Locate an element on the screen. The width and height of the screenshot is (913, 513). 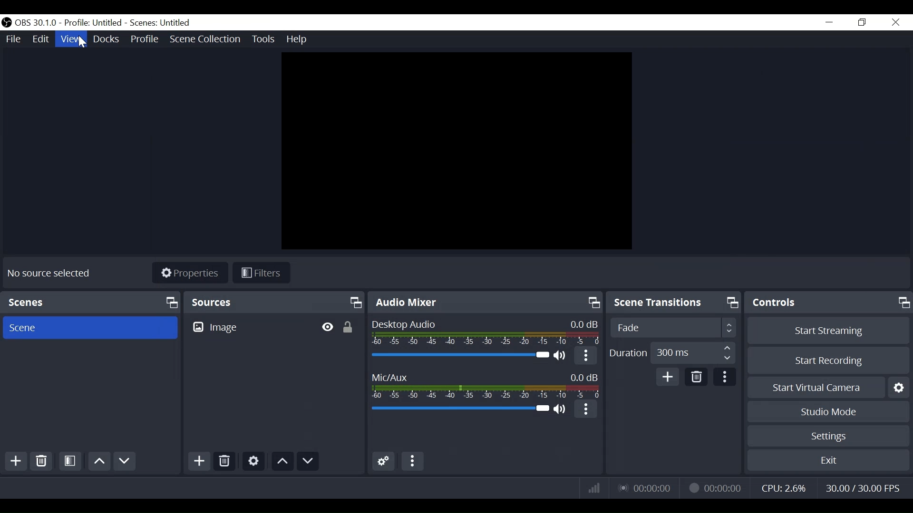
Docks is located at coordinates (106, 39).